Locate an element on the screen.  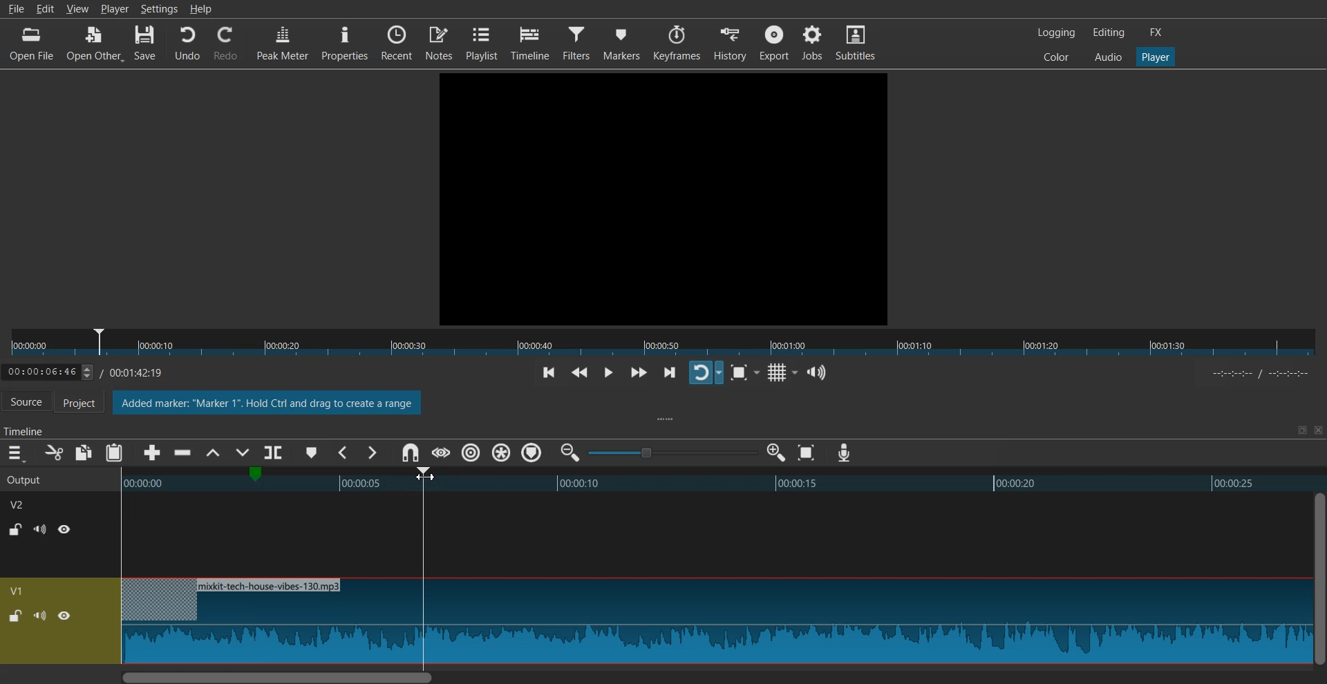
Mute is located at coordinates (40, 529).